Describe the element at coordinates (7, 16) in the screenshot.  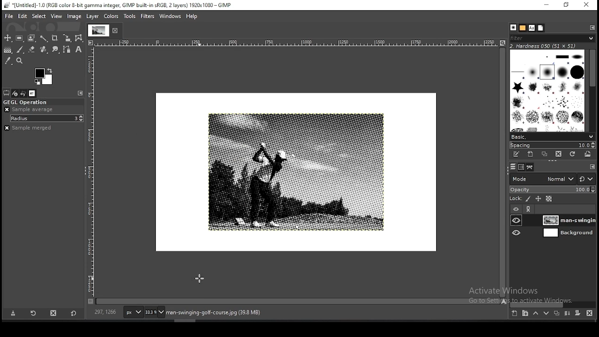
I see `file` at that location.